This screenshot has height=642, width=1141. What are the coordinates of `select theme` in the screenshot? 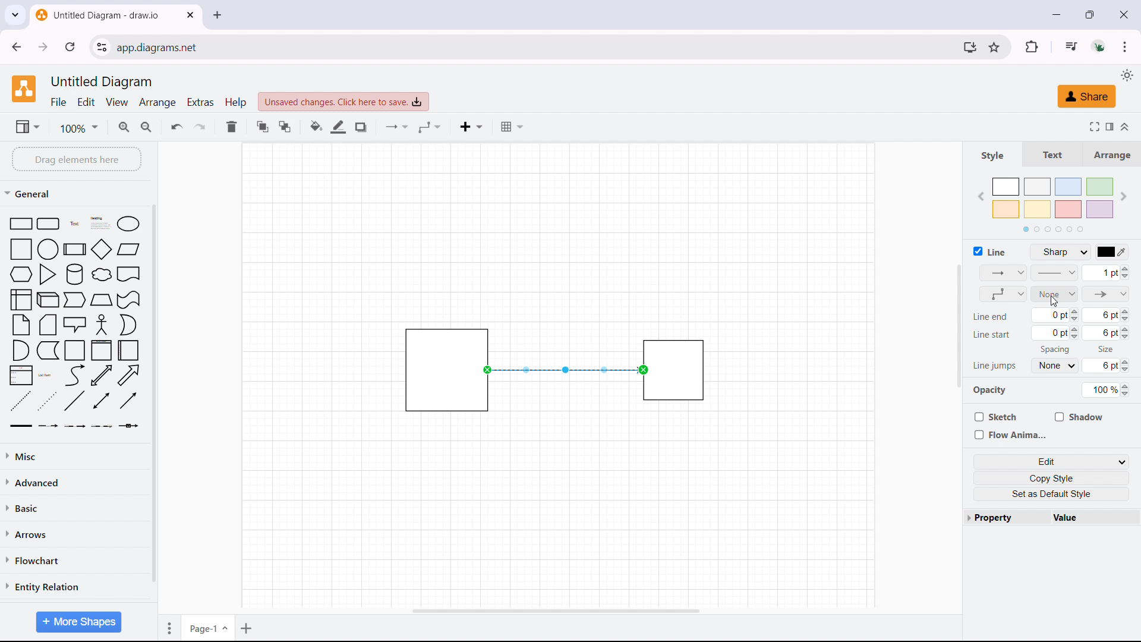 It's located at (1126, 75).